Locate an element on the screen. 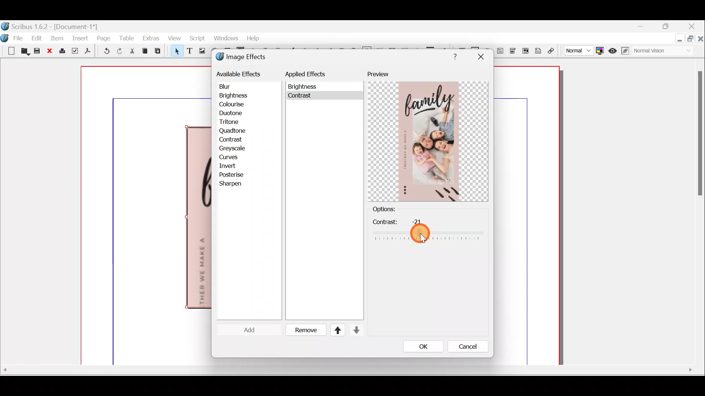  Applied effects is located at coordinates (311, 76).